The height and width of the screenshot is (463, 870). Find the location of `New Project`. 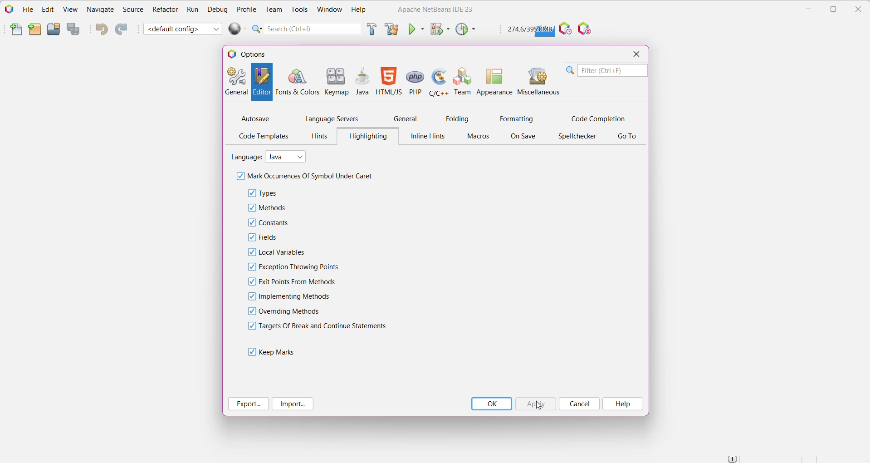

New Project is located at coordinates (34, 30).